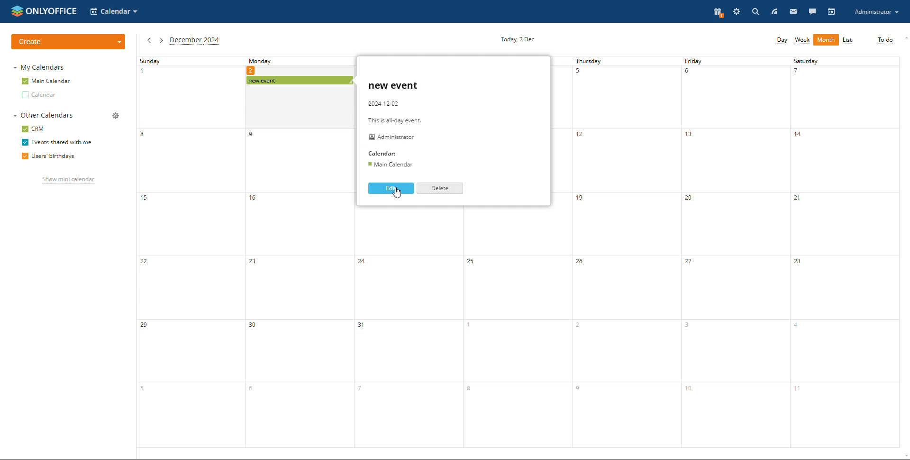 This screenshot has height=460, width=910. Describe the element at coordinates (149, 40) in the screenshot. I see `previous month` at that location.